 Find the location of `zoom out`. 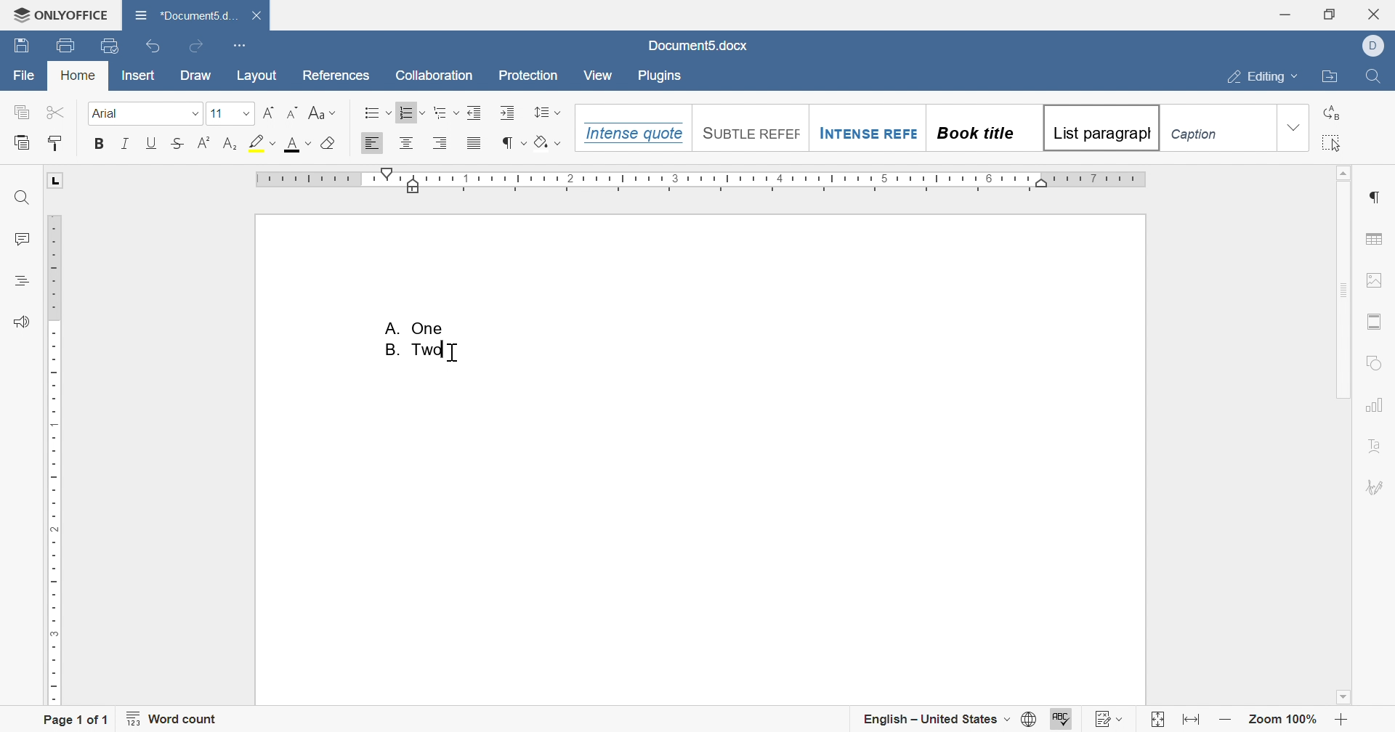

zoom out is located at coordinates (1228, 722).